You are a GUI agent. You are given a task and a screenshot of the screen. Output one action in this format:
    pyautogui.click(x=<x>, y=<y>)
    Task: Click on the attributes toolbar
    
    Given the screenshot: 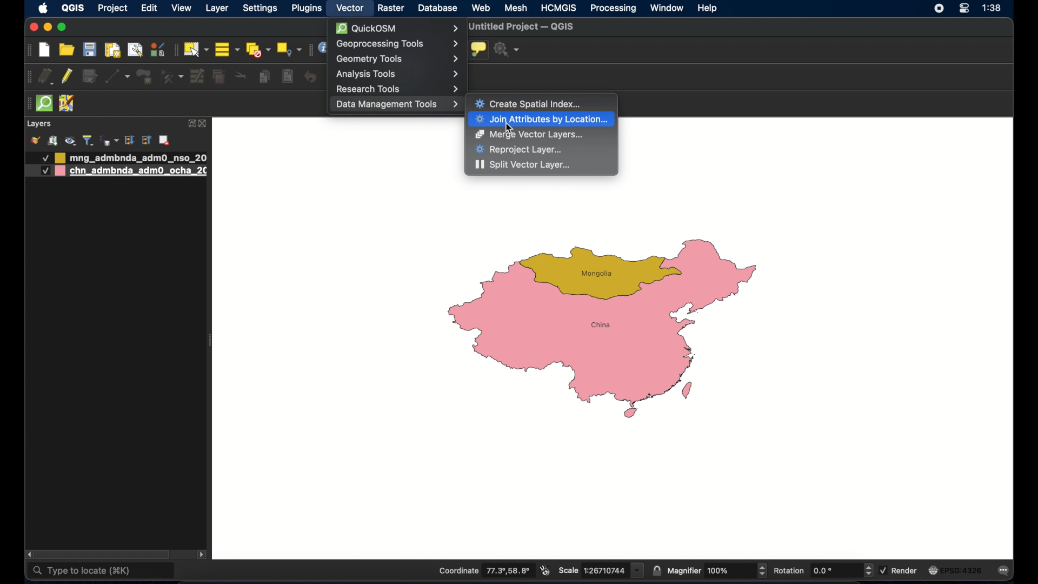 What is the action you would take?
    pyautogui.click(x=309, y=49)
    